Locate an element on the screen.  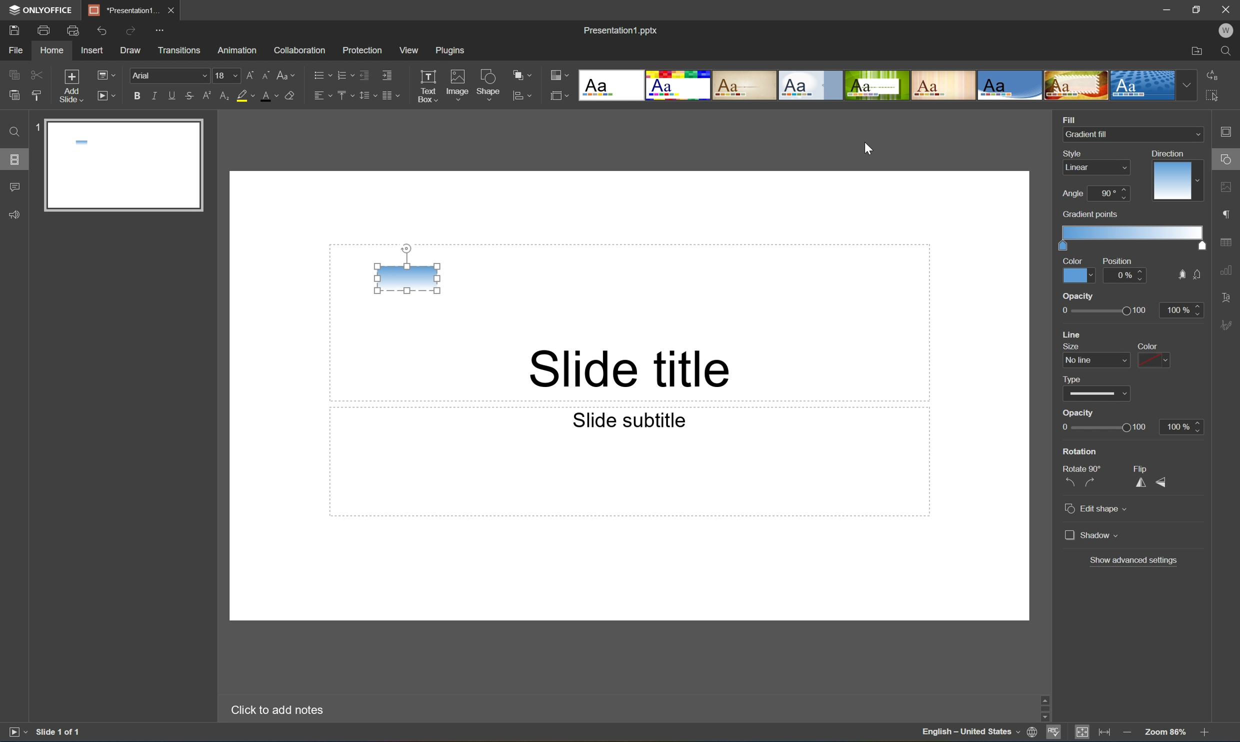
color is located at coordinates (1144, 346).